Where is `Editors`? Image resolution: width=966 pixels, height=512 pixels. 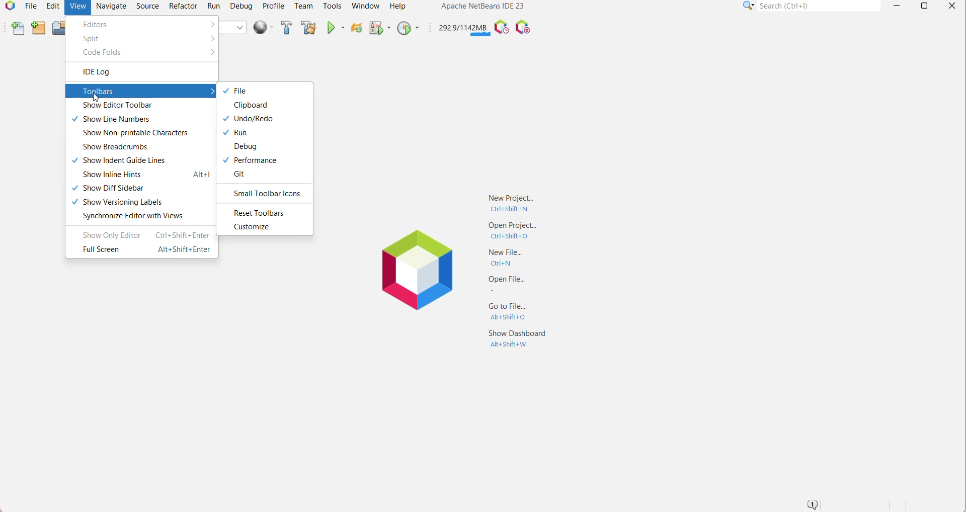 Editors is located at coordinates (100, 24).